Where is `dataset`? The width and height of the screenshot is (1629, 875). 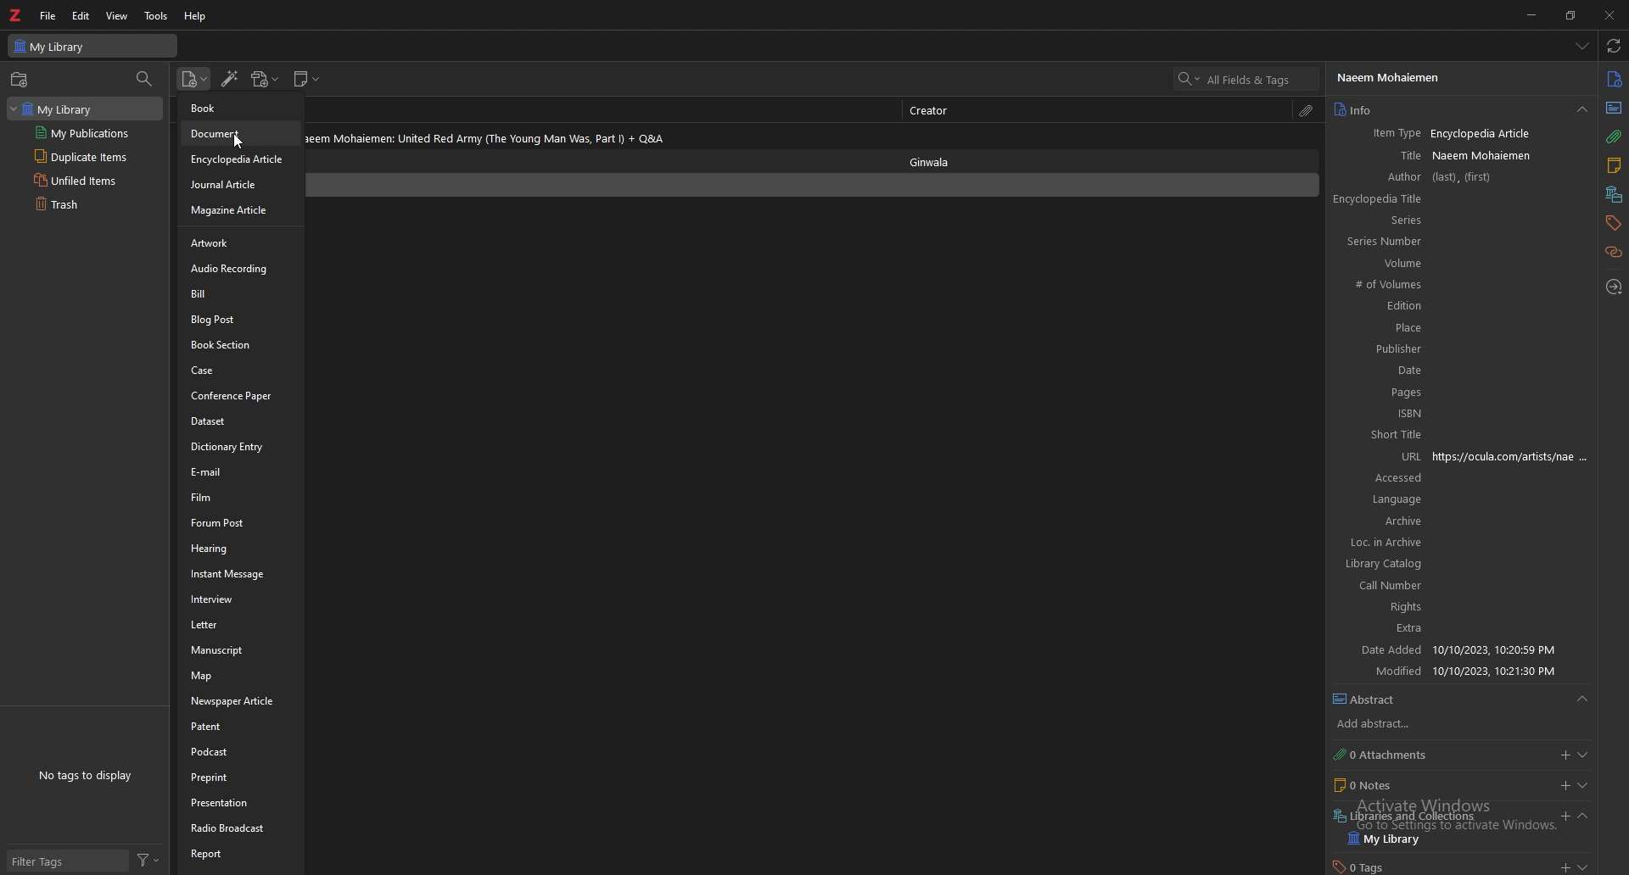
dataset is located at coordinates (241, 421).